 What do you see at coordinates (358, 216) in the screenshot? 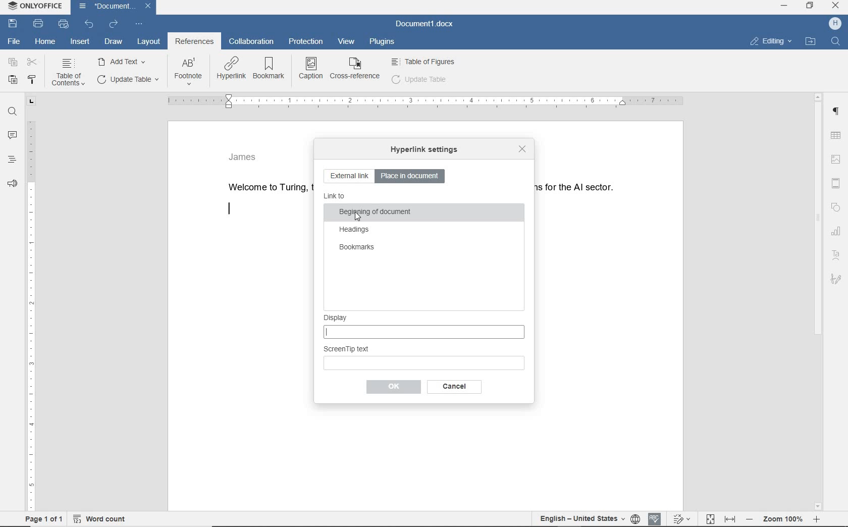
I see `Cursor` at bounding box center [358, 216].